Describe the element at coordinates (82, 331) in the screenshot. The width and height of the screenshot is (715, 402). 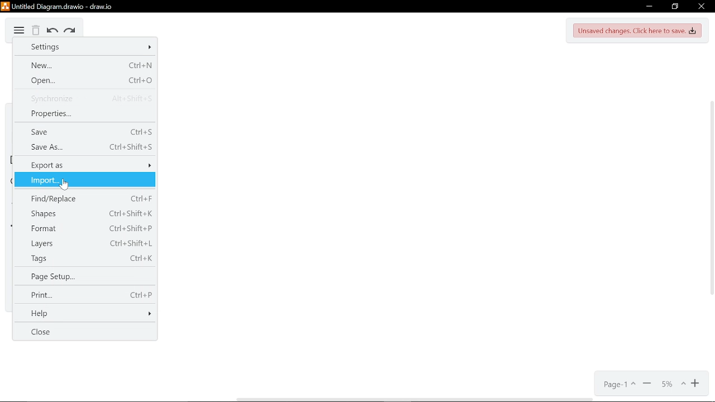
I see `Close` at that location.